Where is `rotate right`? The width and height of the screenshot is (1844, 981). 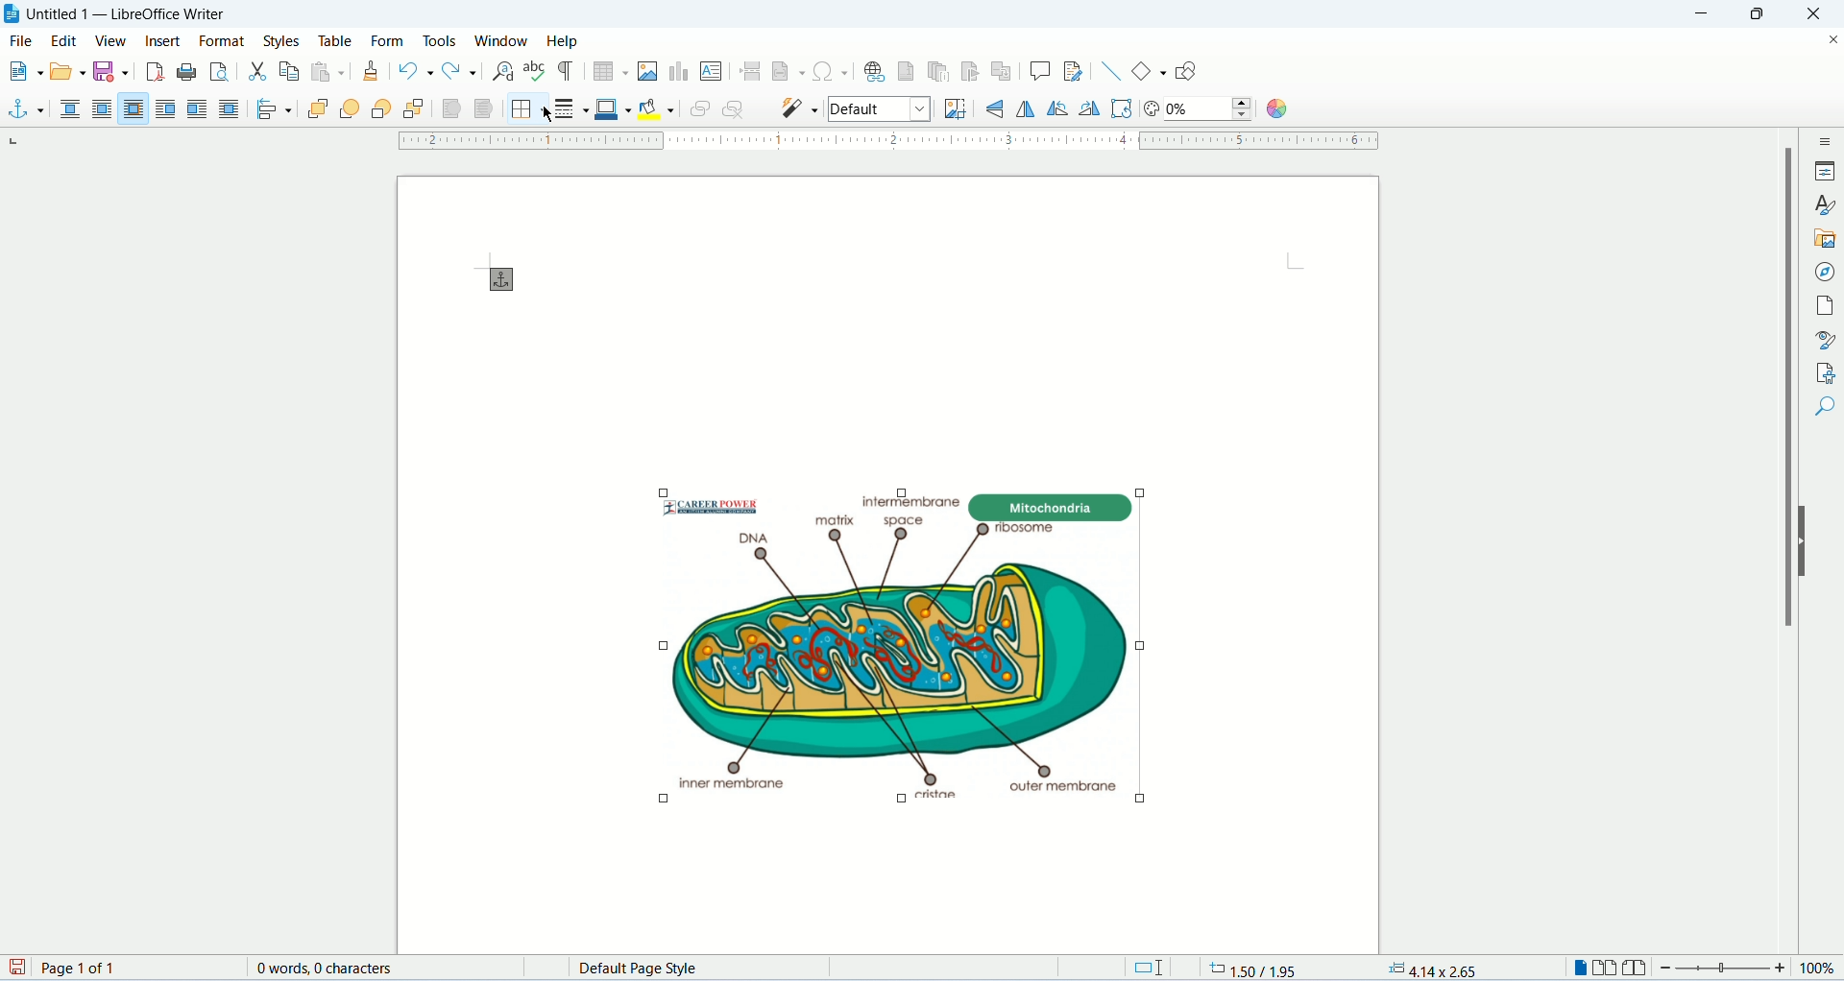 rotate right is located at coordinates (1092, 109).